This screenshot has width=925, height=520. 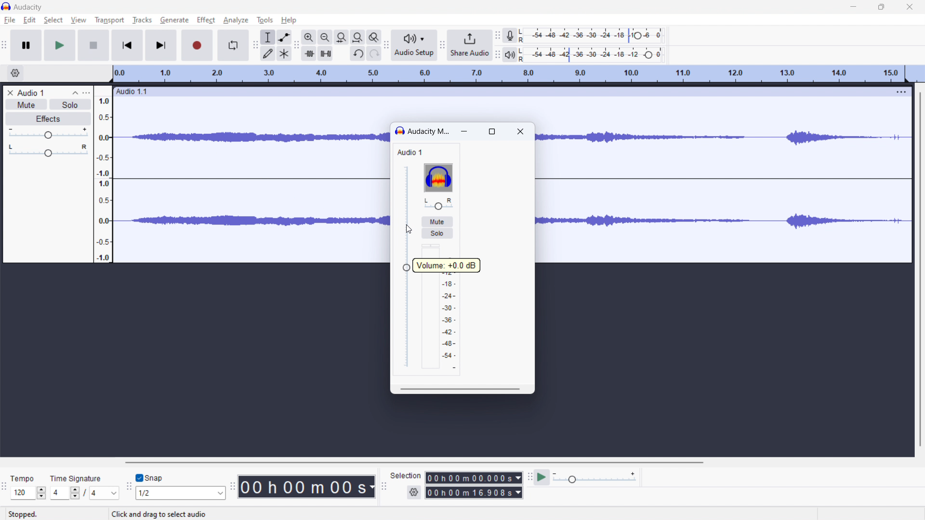 What do you see at coordinates (26, 45) in the screenshot?
I see `pause` at bounding box center [26, 45].